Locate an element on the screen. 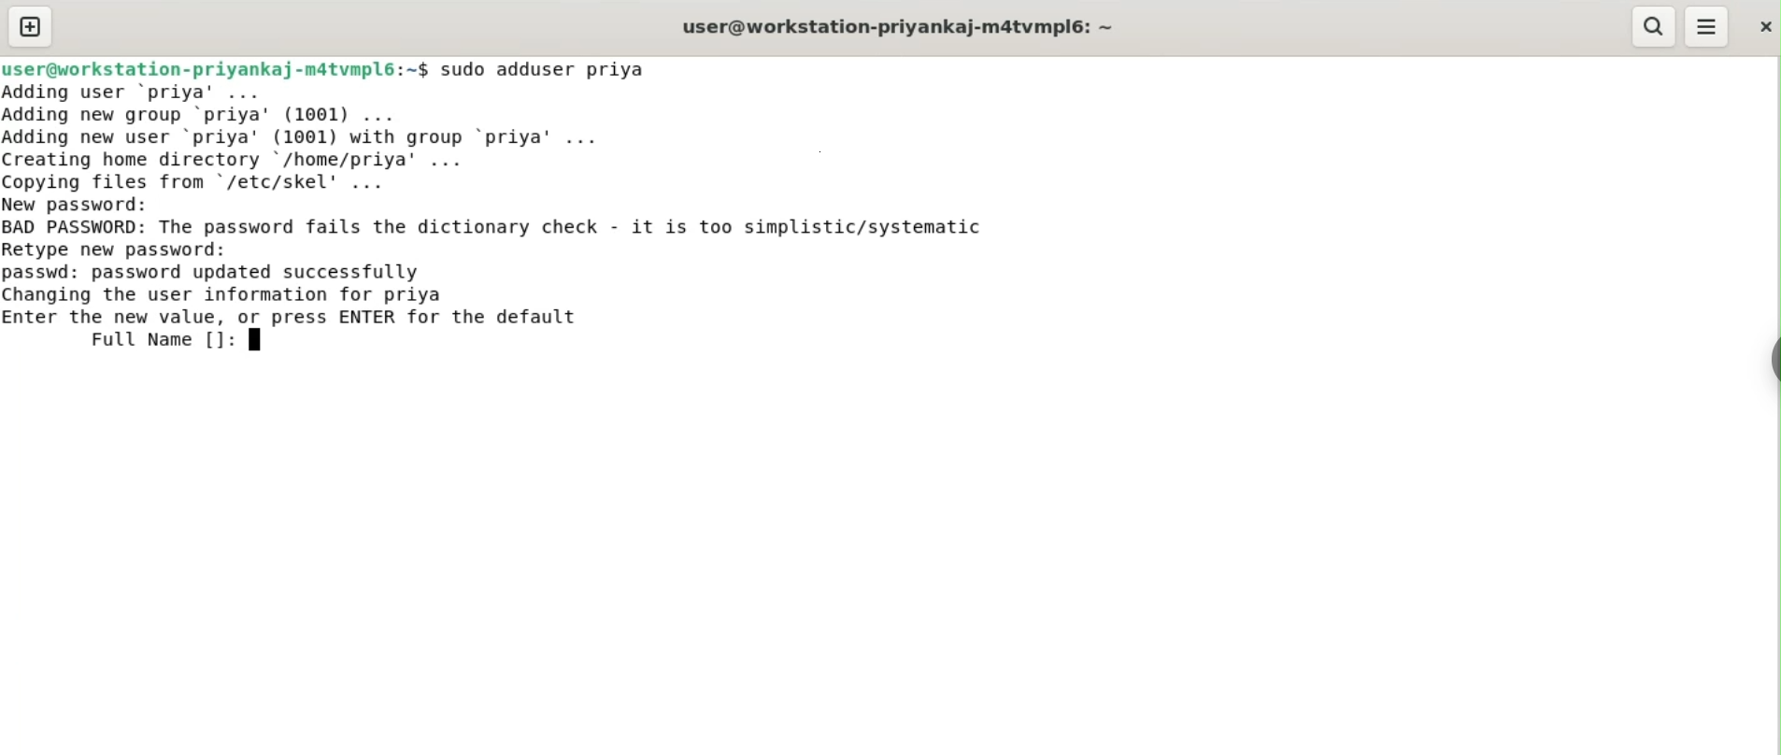 The width and height of the screenshot is (1781, 755). new tab is located at coordinates (30, 26).